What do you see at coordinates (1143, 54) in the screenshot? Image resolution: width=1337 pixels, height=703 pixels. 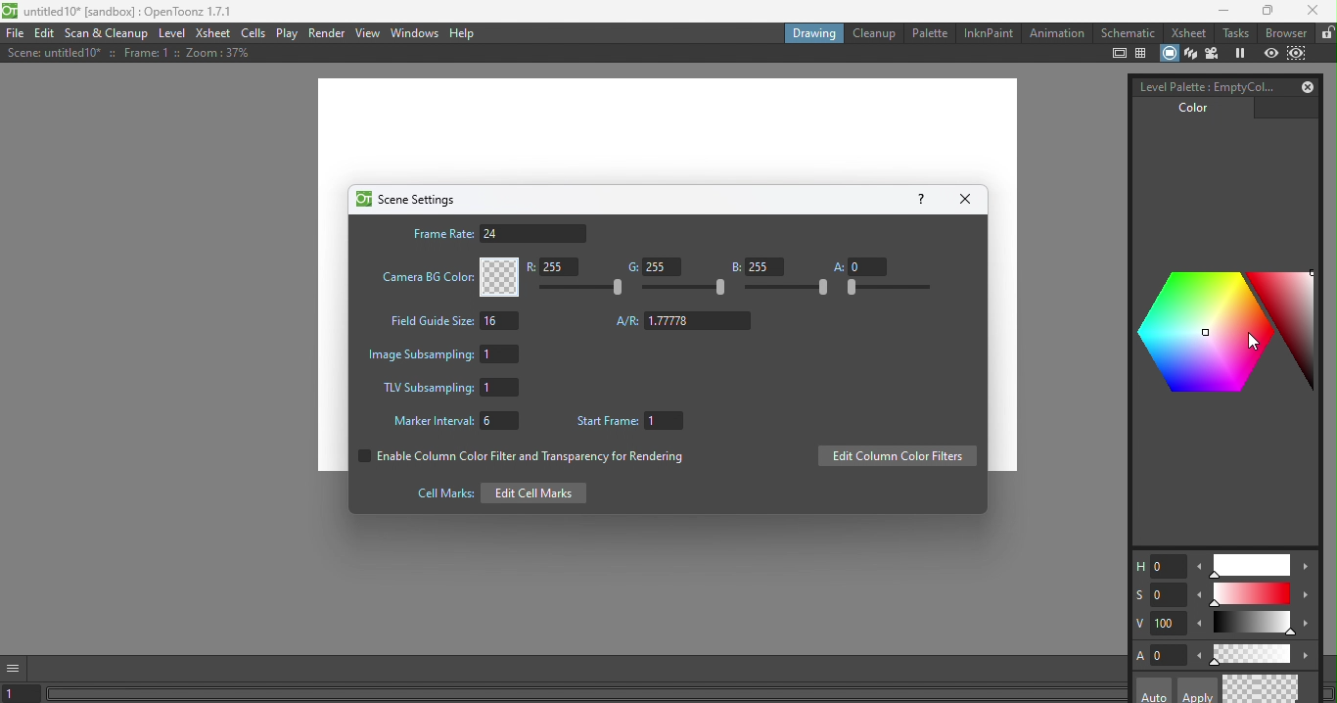 I see `Field guide` at bounding box center [1143, 54].